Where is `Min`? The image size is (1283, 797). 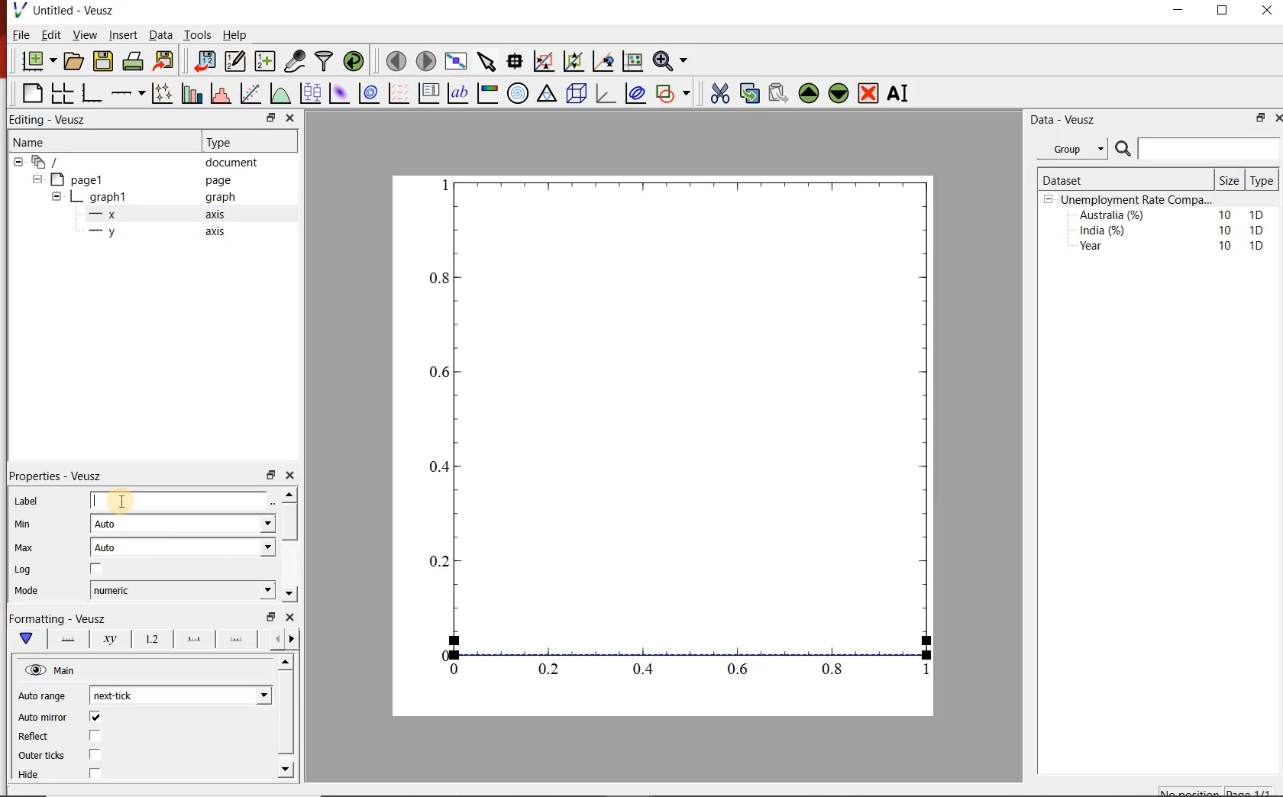 Min is located at coordinates (33, 525).